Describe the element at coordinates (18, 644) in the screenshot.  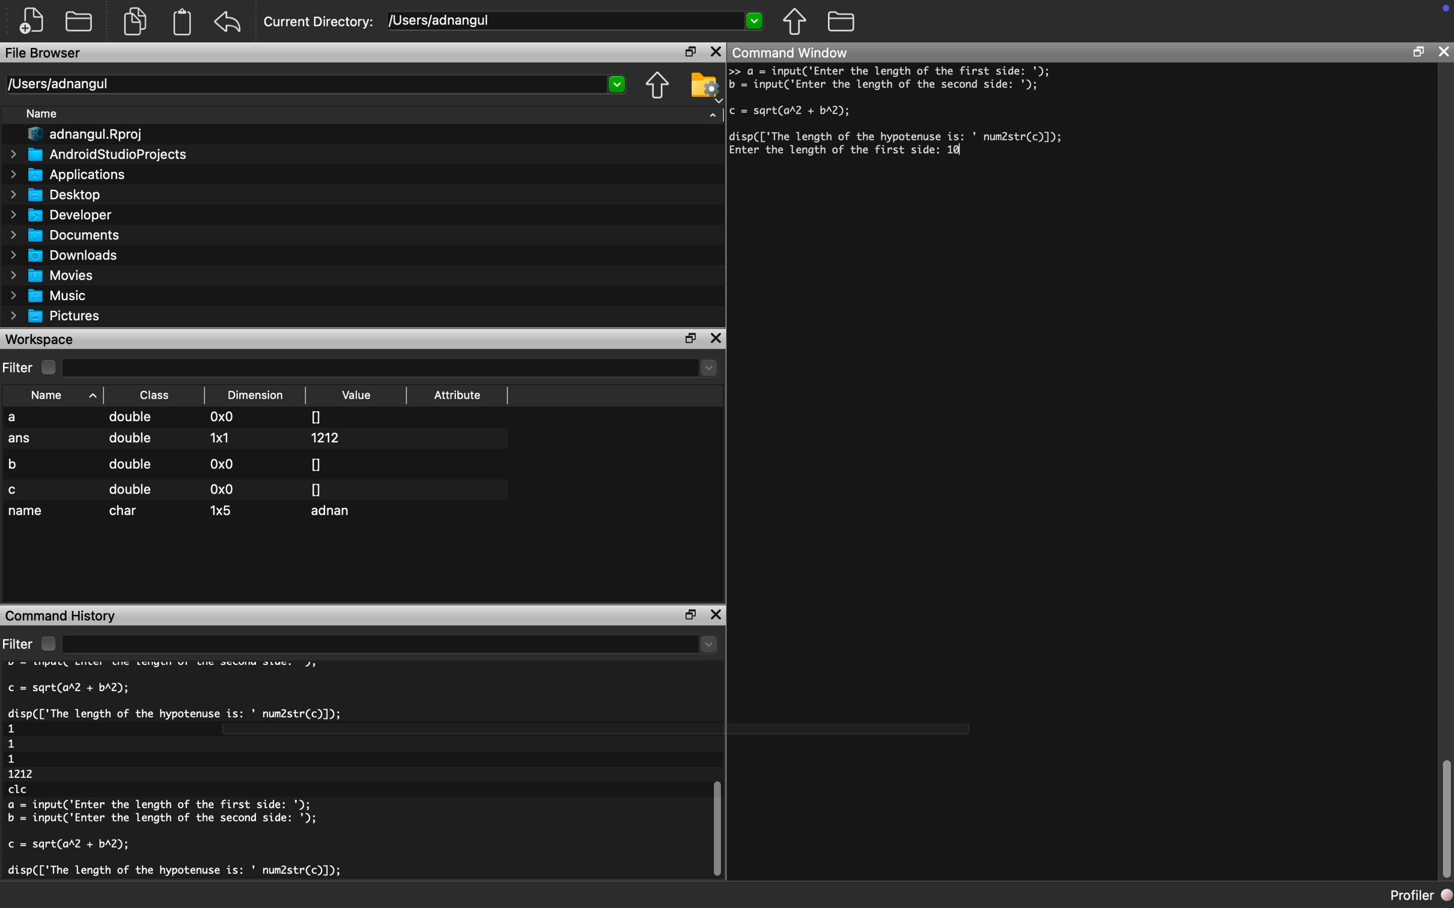
I see `filter` at that location.